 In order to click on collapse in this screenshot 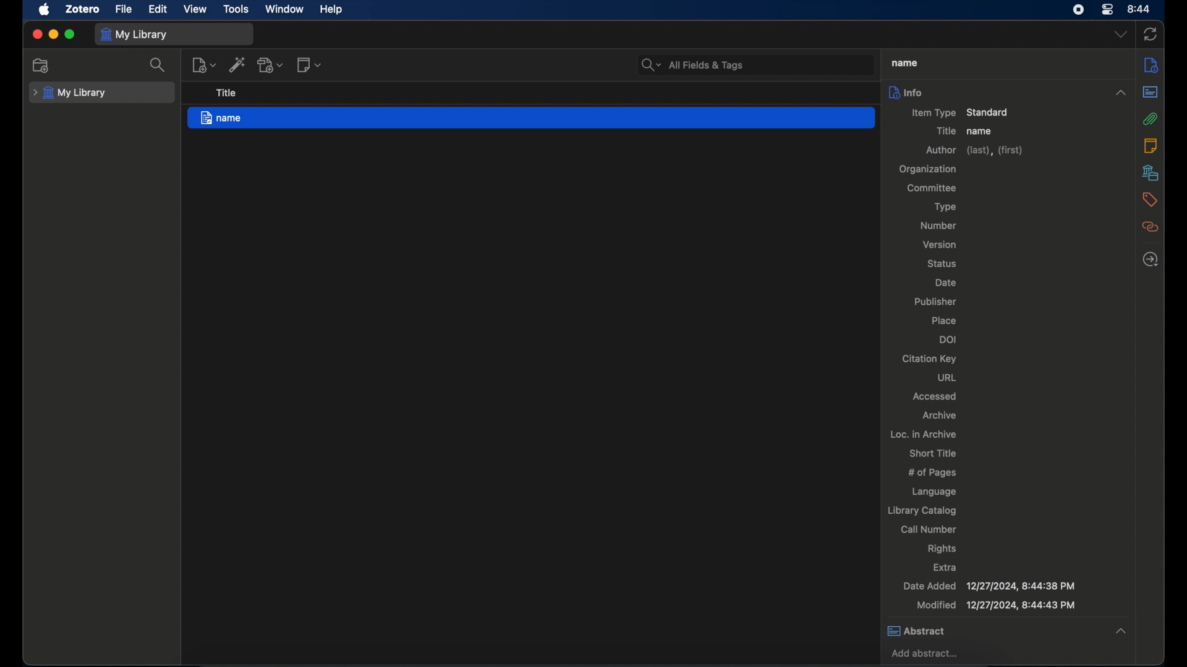, I will do `click(1124, 628)`.